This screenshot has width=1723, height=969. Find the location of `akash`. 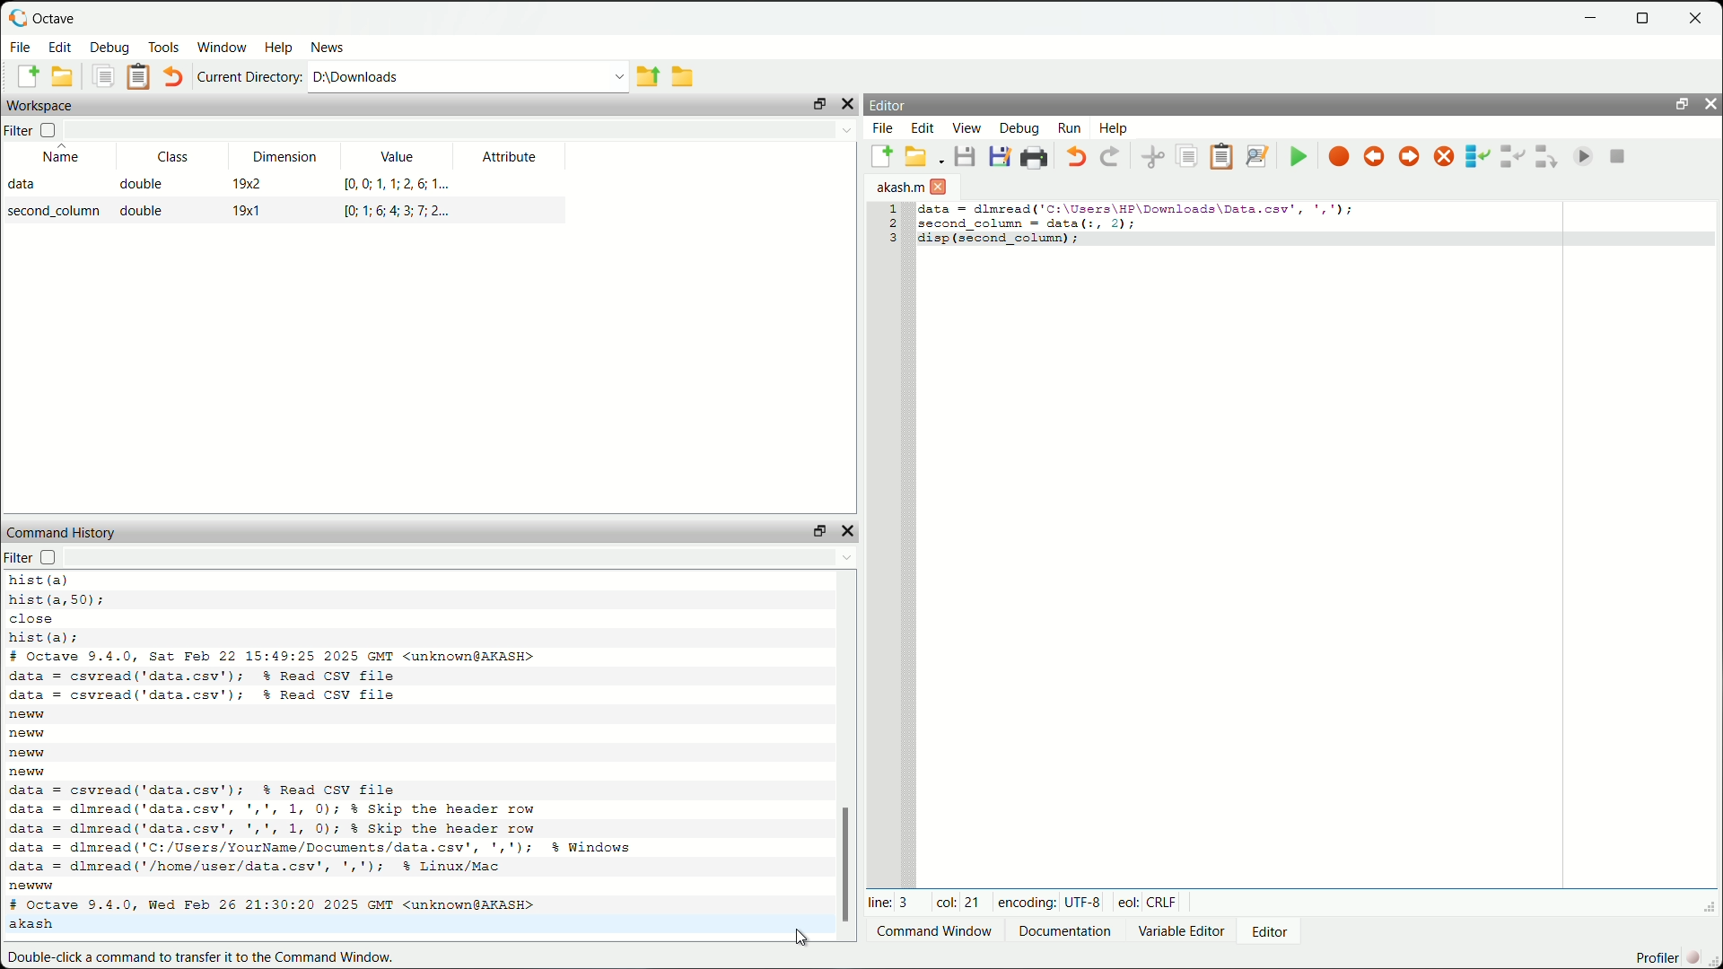

akash is located at coordinates (47, 928).